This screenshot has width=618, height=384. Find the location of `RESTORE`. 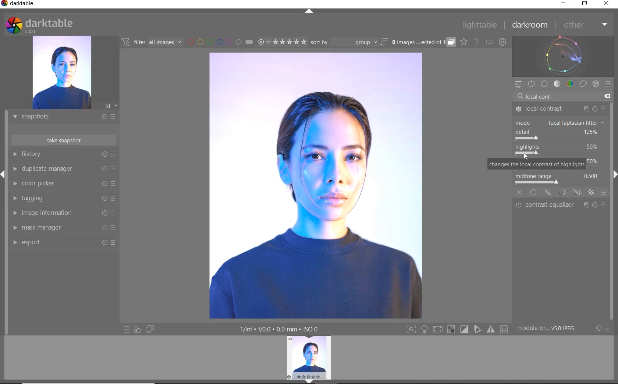

RESTORE is located at coordinates (586, 4).